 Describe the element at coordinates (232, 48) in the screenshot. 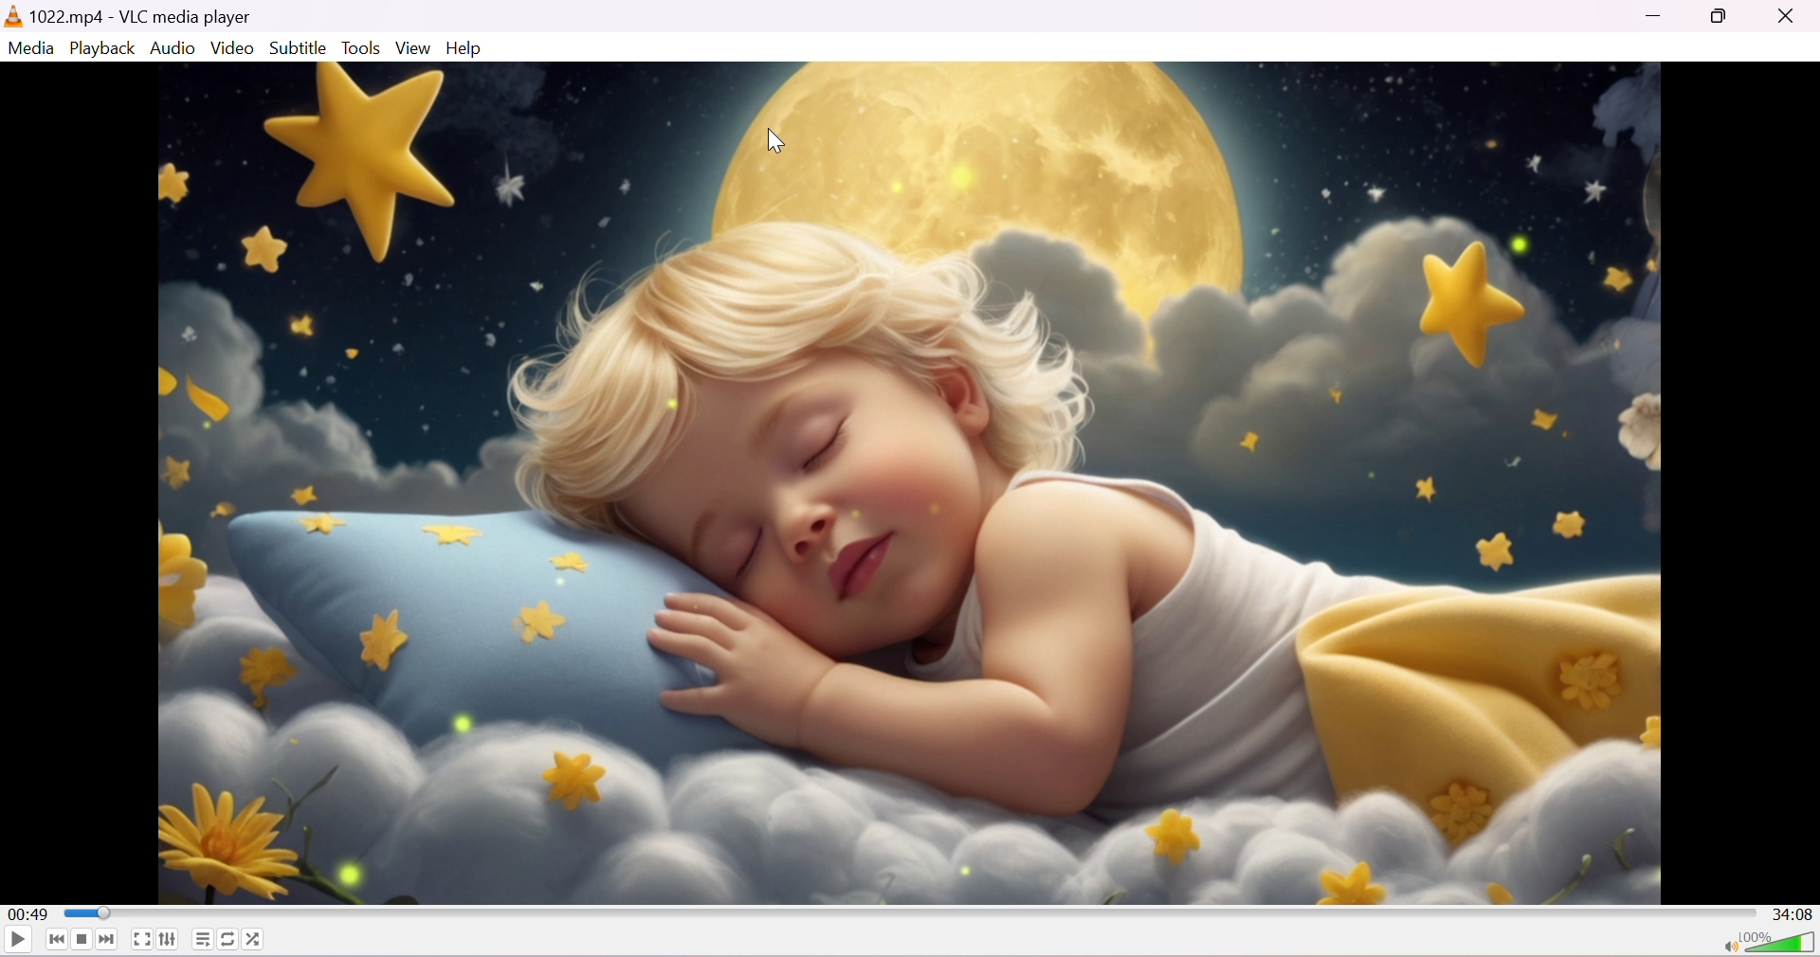

I see `Video` at that location.